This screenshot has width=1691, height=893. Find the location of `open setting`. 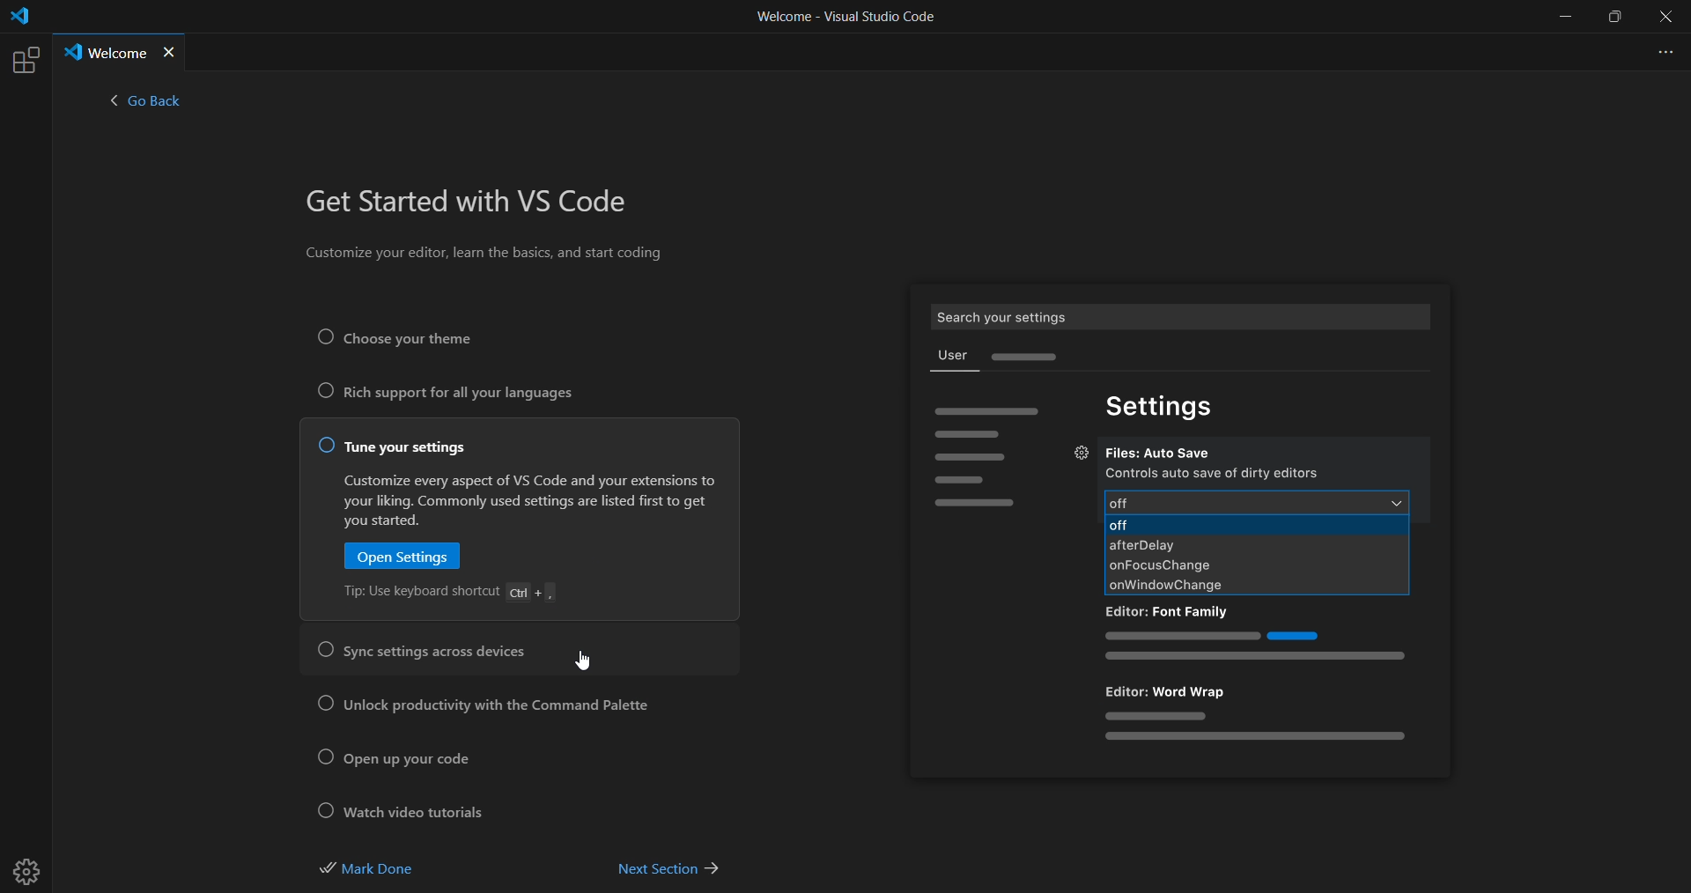

open setting is located at coordinates (403, 557).